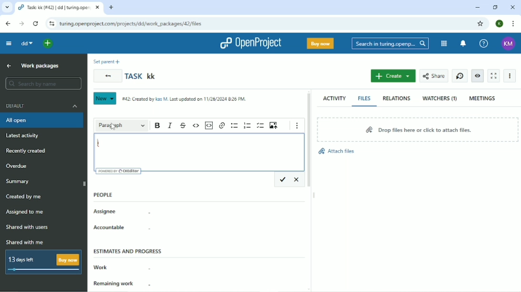  What do you see at coordinates (43, 83) in the screenshot?
I see `Search by name` at bounding box center [43, 83].